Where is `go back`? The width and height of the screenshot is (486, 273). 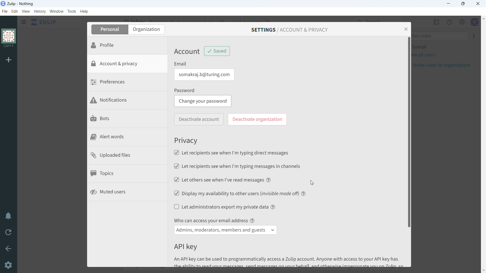
go back is located at coordinates (9, 248).